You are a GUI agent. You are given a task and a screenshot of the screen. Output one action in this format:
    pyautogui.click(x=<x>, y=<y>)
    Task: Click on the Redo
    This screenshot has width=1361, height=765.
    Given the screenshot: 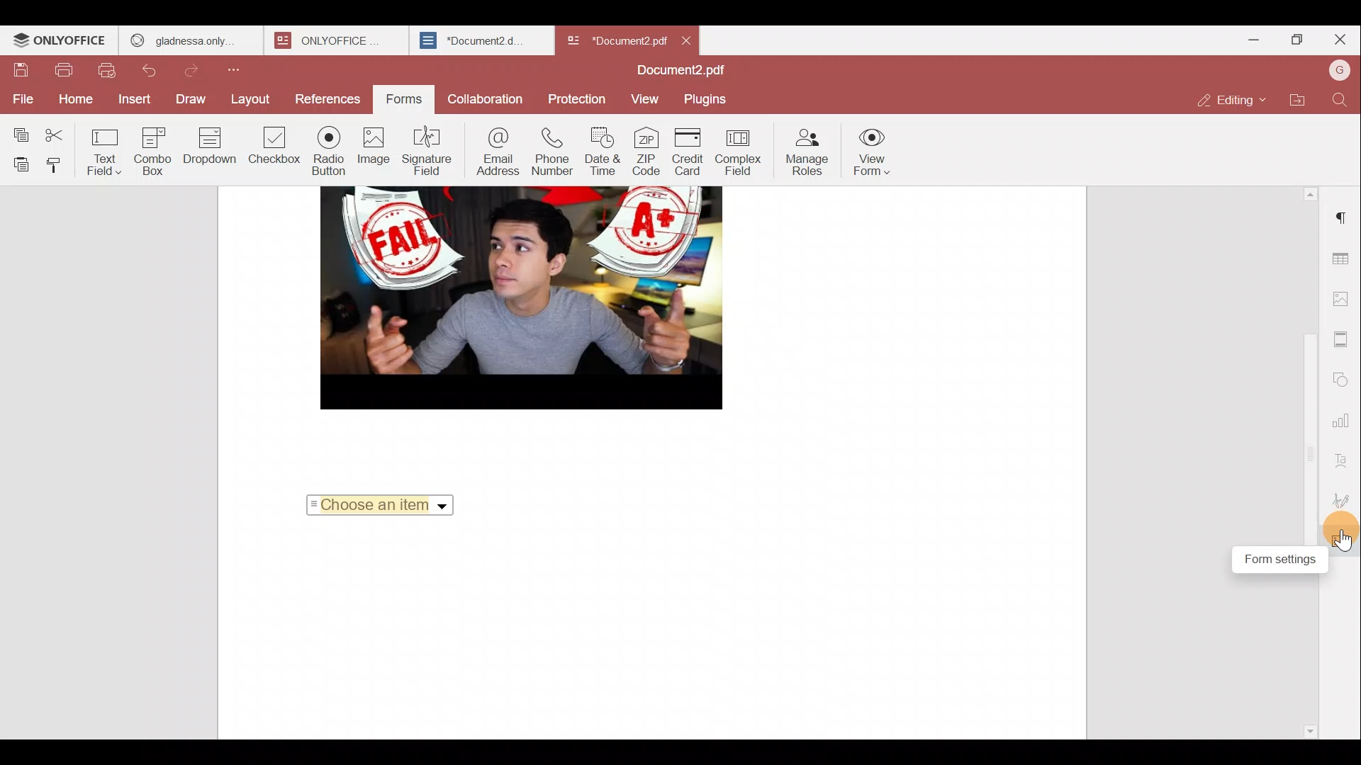 What is the action you would take?
    pyautogui.click(x=198, y=71)
    